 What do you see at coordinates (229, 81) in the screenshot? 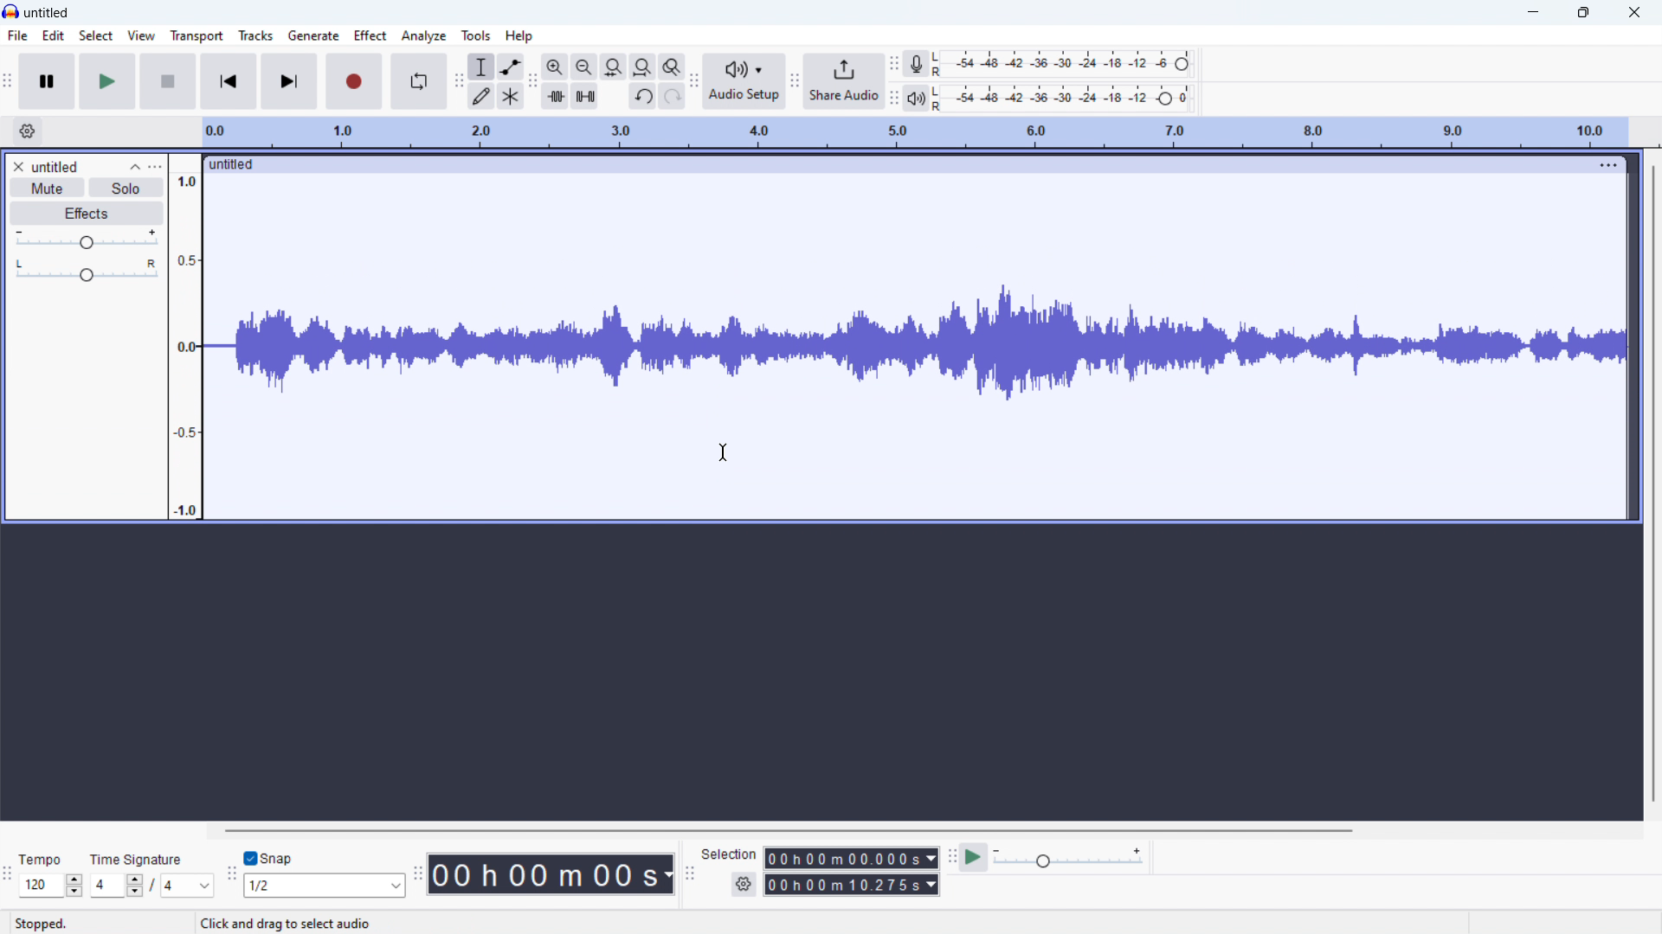
I see `skip to start` at bounding box center [229, 81].